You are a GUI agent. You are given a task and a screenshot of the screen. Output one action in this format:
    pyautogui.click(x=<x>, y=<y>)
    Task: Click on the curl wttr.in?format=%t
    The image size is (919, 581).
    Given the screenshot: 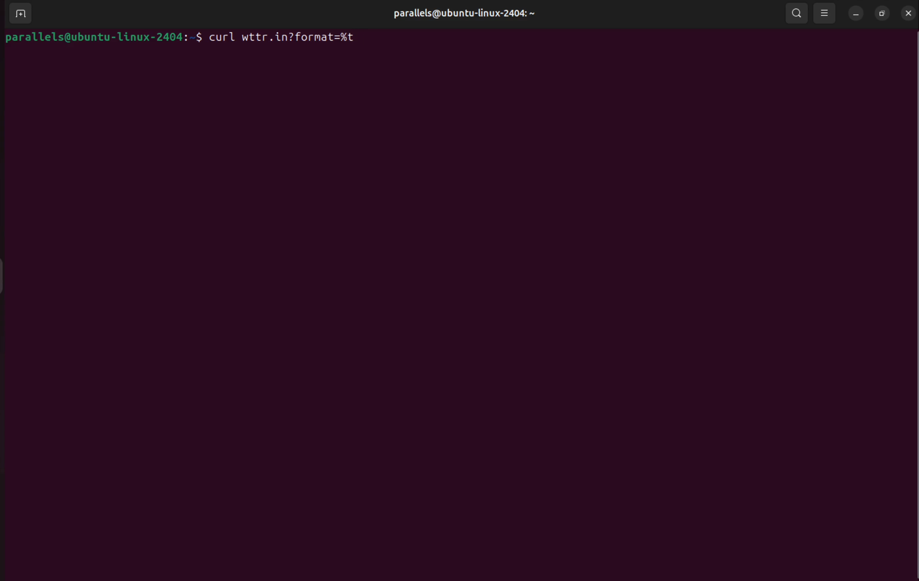 What is the action you would take?
    pyautogui.click(x=286, y=38)
    